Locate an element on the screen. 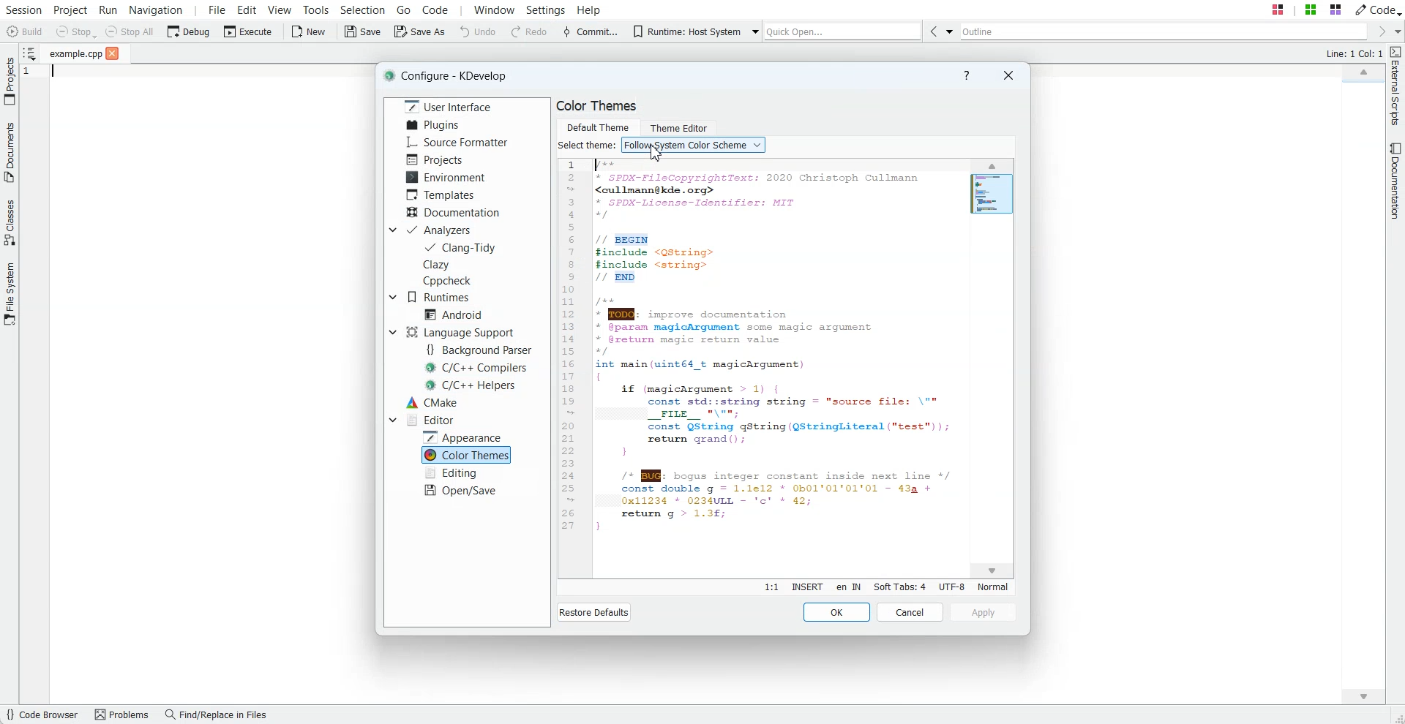 This screenshot has width=1405, height=724. Undo is located at coordinates (478, 32).